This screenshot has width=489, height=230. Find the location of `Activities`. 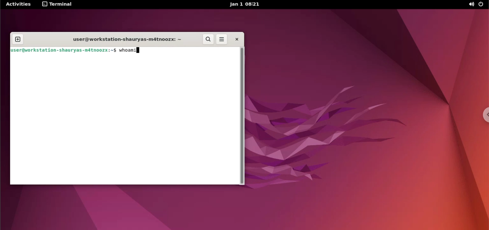

Activities is located at coordinates (19, 4).